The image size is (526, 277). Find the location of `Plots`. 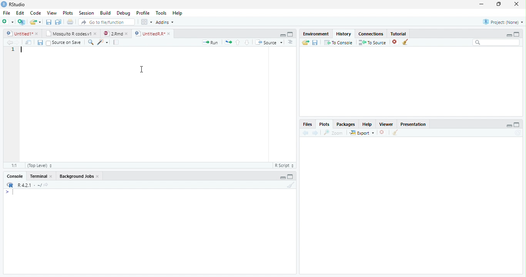

Plots is located at coordinates (324, 124).